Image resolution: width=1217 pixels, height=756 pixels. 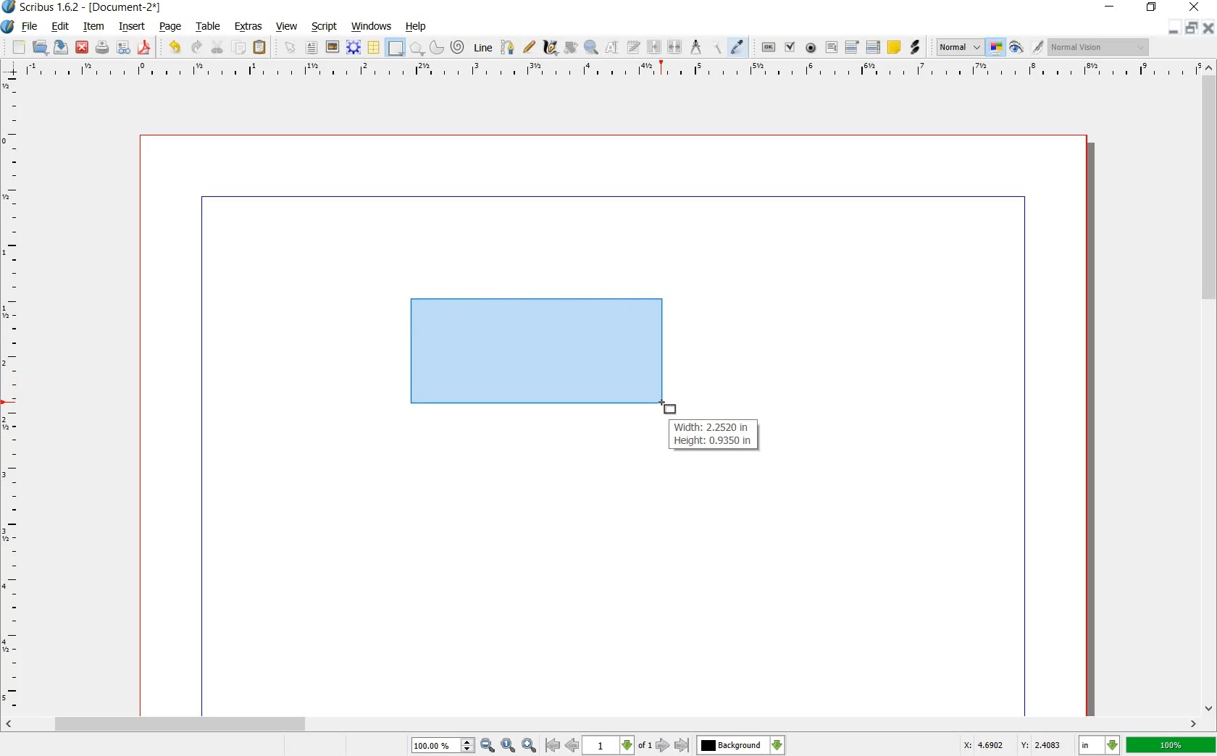 What do you see at coordinates (1097, 745) in the screenshot?
I see `select current unit` at bounding box center [1097, 745].